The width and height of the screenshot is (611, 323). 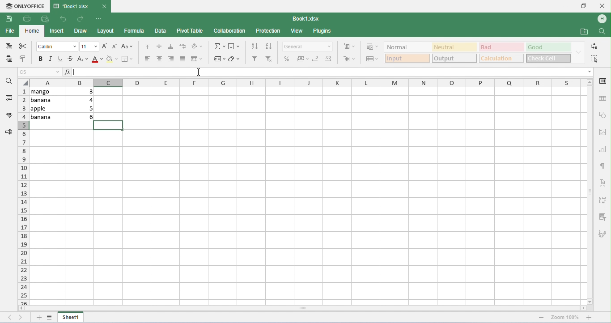 What do you see at coordinates (315, 58) in the screenshot?
I see `decrease decimal` at bounding box center [315, 58].